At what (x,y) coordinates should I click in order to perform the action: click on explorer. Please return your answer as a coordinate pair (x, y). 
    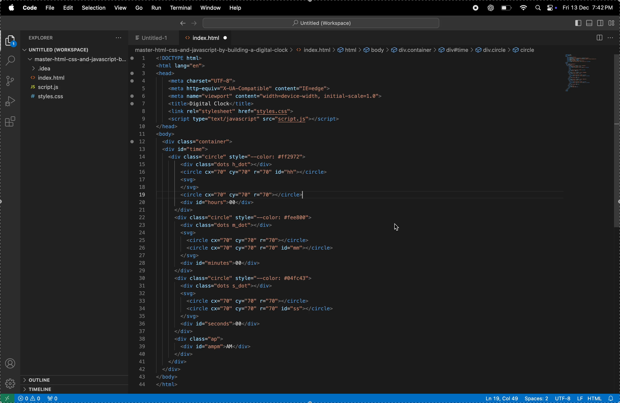
    Looking at the image, I should click on (11, 41).